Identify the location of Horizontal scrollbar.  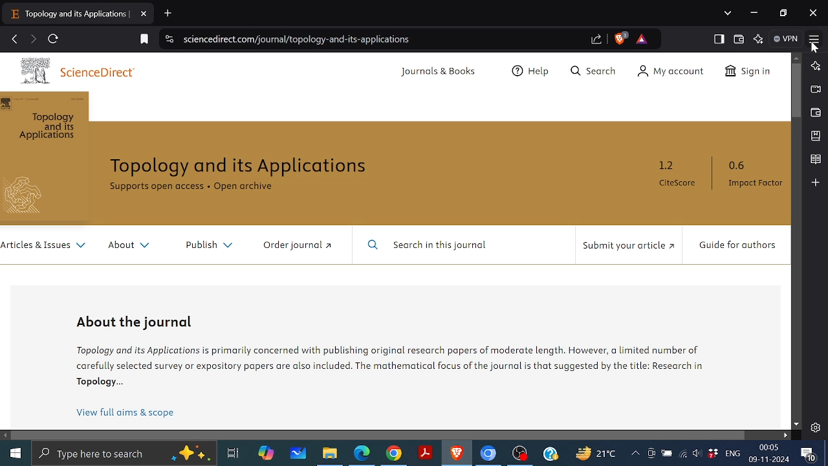
(380, 436).